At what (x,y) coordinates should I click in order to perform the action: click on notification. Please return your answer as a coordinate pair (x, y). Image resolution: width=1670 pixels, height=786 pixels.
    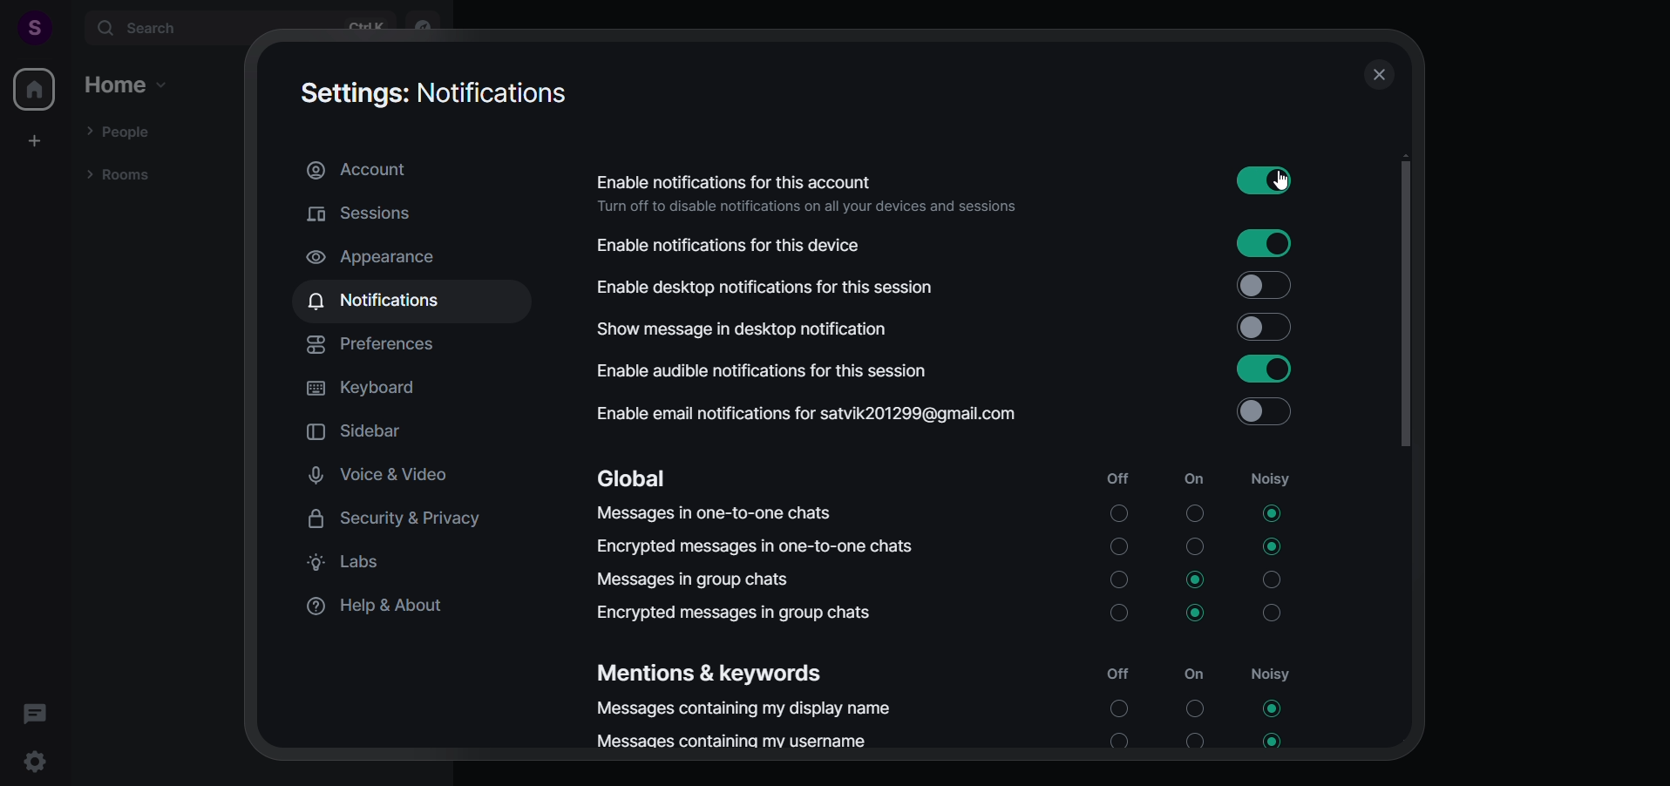
    Looking at the image, I should click on (381, 301).